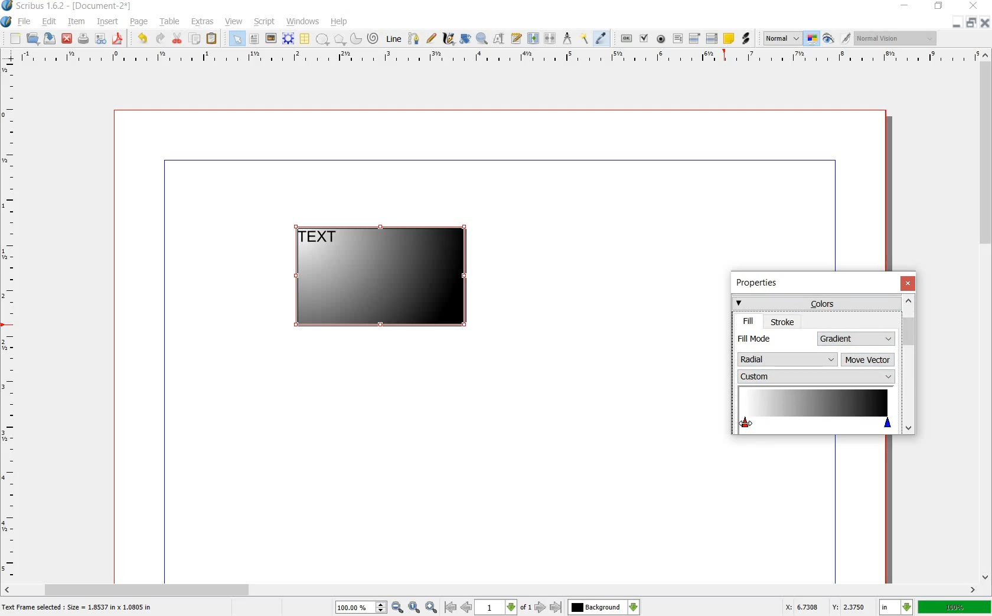  Describe the element at coordinates (253, 39) in the screenshot. I see `text frame` at that location.